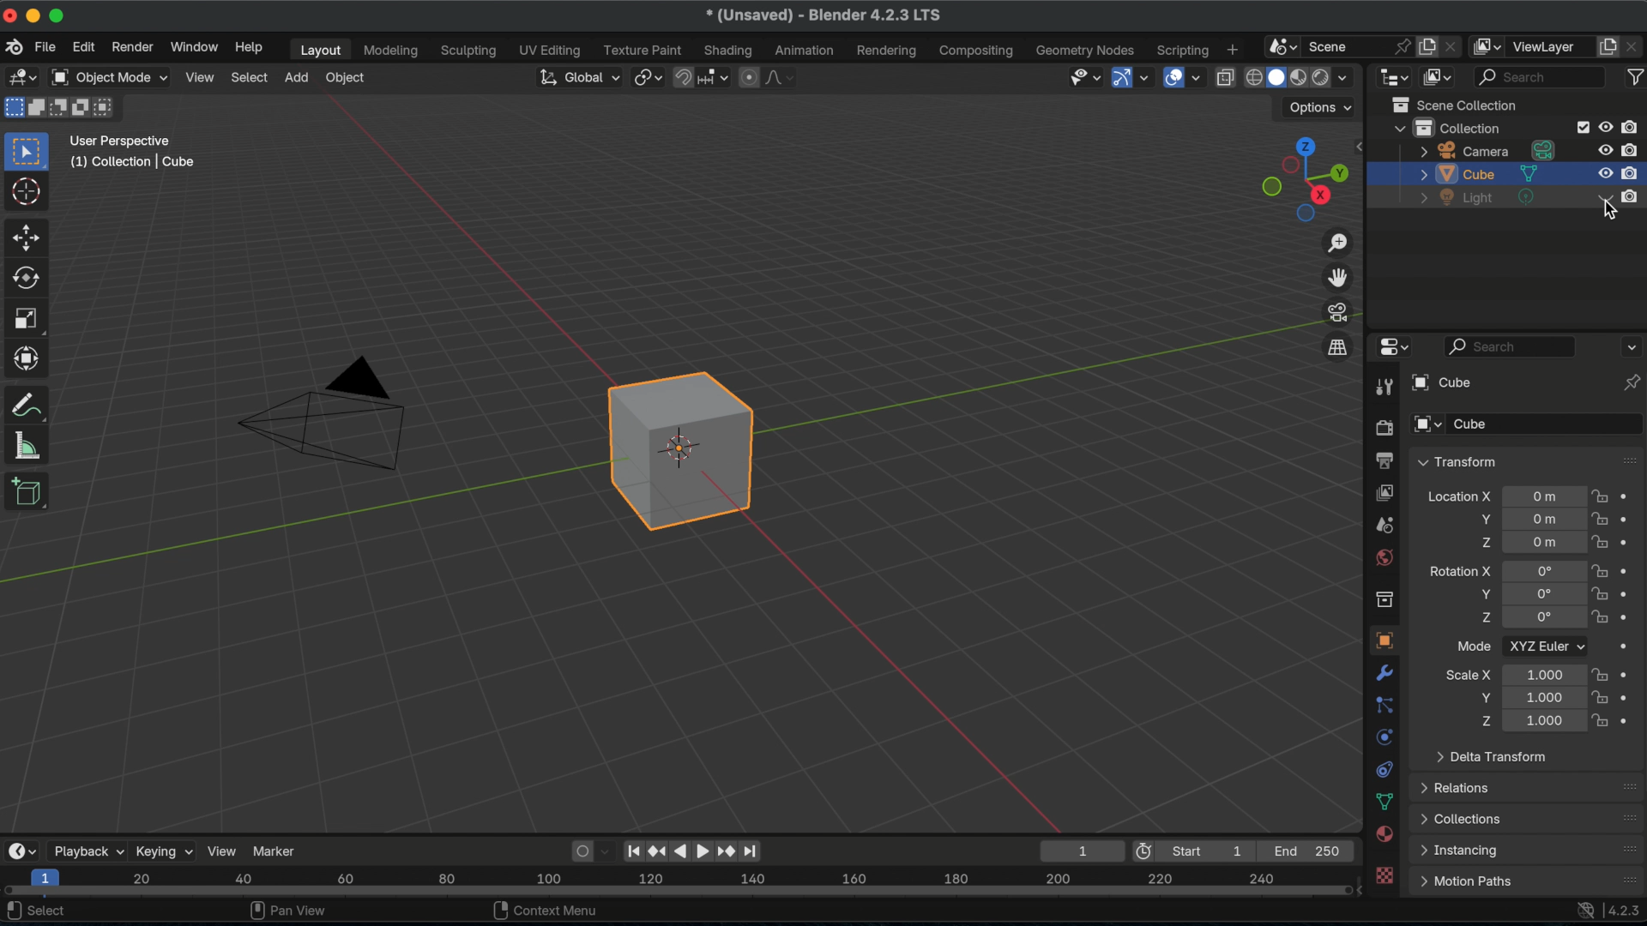 Image resolution: width=1647 pixels, height=926 pixels. What do you see at coordinates (15, 46) in the screenshot?
I see `blender logo` at bounding box center [15, 46].